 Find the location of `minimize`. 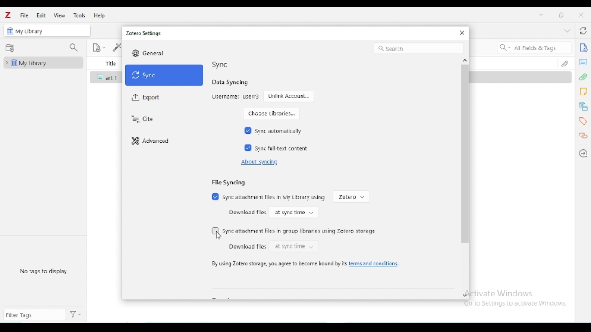

minimize is located at coordinates (542, 15).